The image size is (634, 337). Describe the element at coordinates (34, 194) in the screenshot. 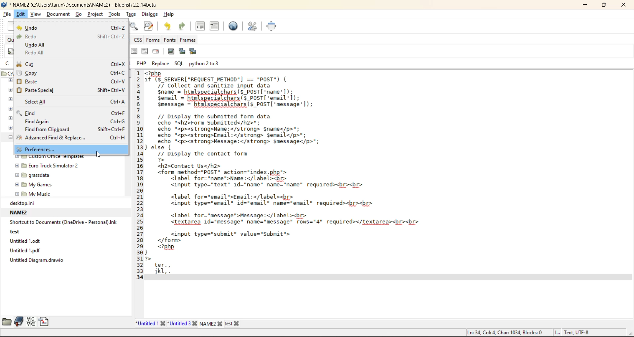

I see `My Music` at that location.